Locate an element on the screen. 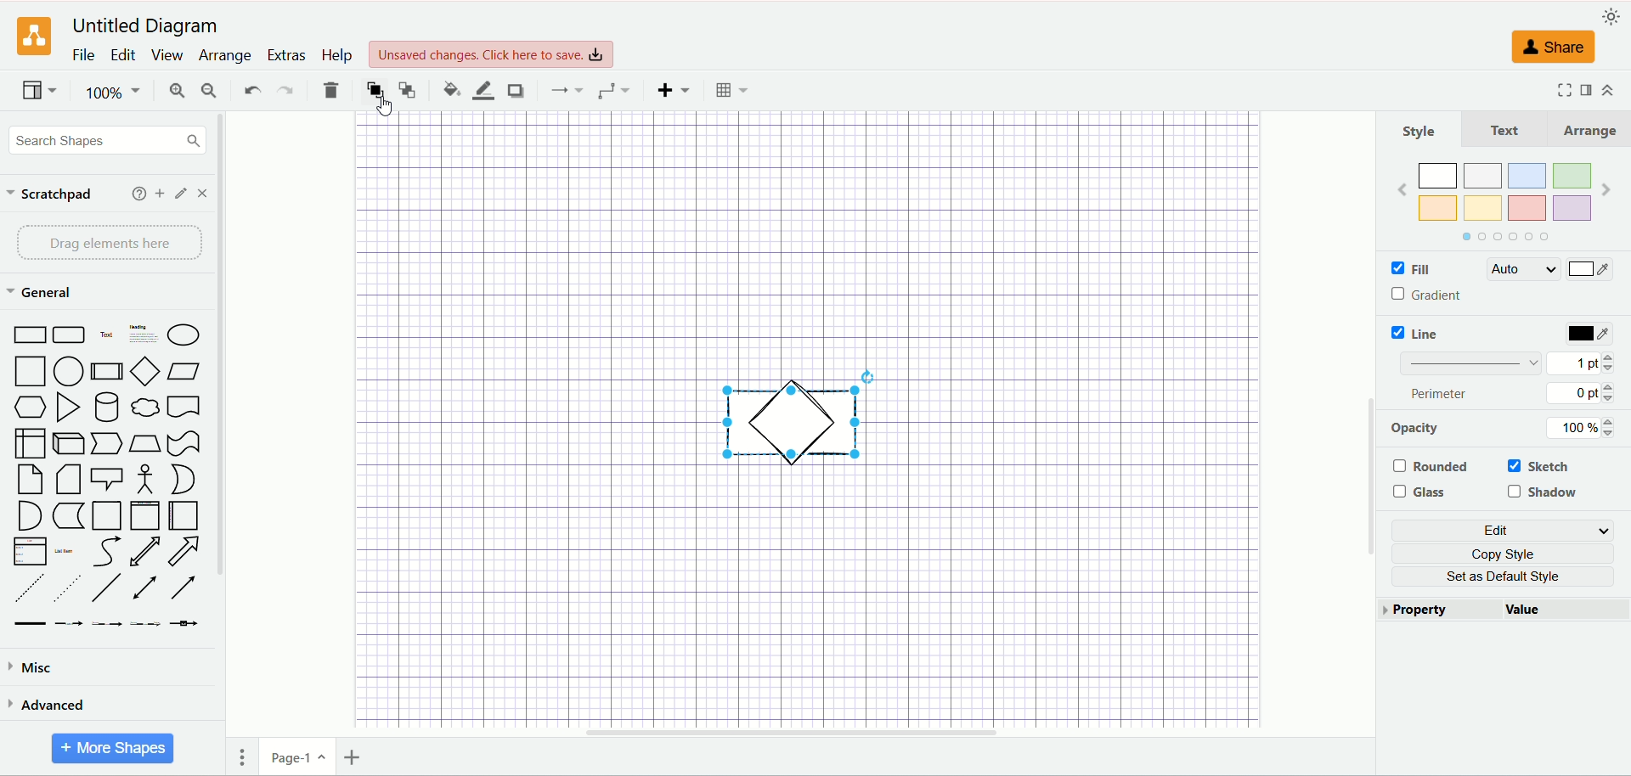  Circle is located at coordinates (68, 372).